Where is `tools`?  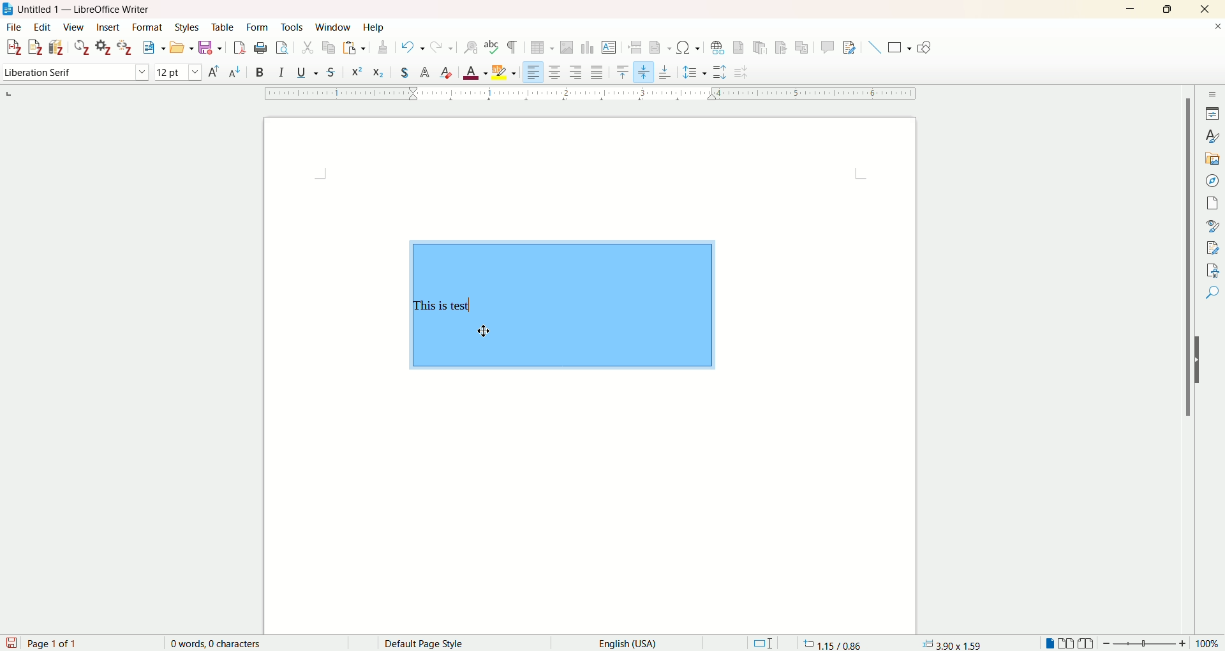
tools is located at coordinates (292, 27).